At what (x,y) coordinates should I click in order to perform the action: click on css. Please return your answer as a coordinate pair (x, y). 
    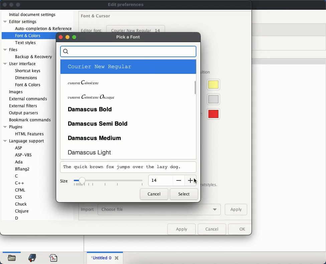
    Looking at the image, I should click on (18, 197).